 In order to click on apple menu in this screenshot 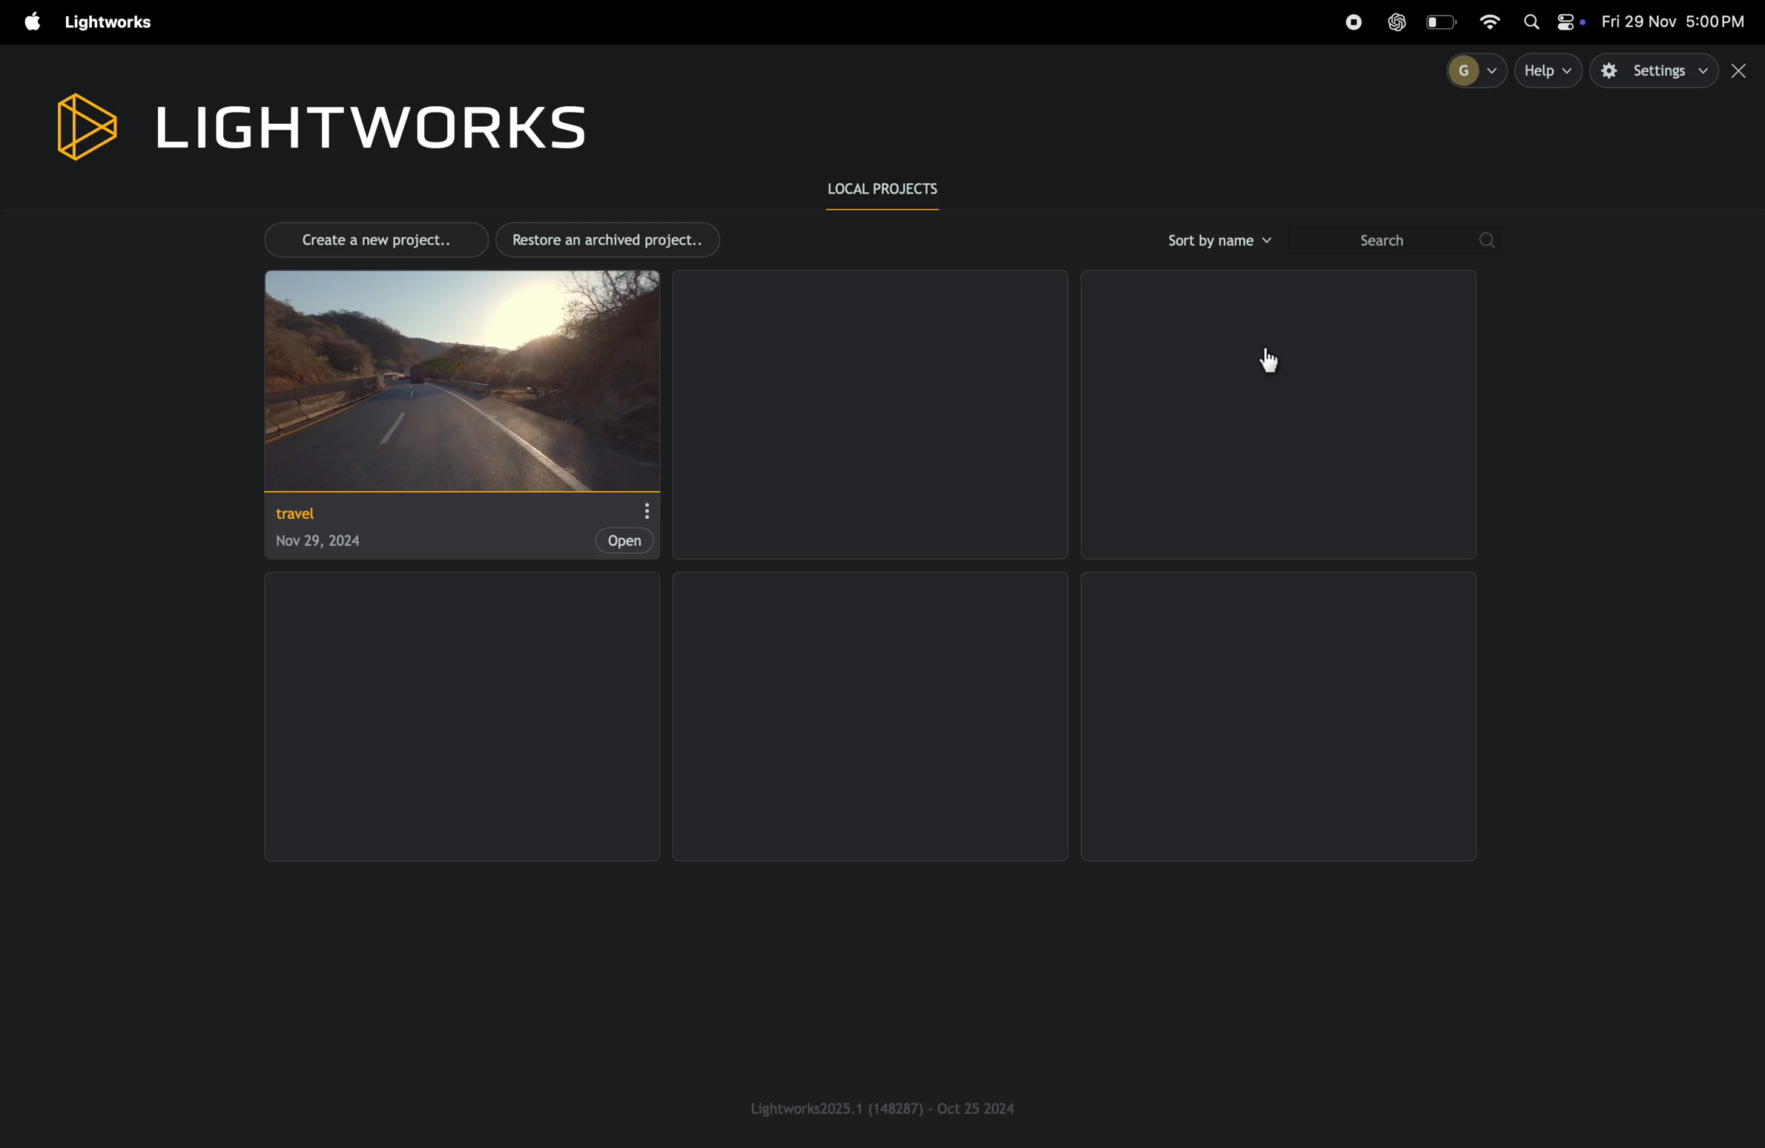, I will do `click(26, 23)`.